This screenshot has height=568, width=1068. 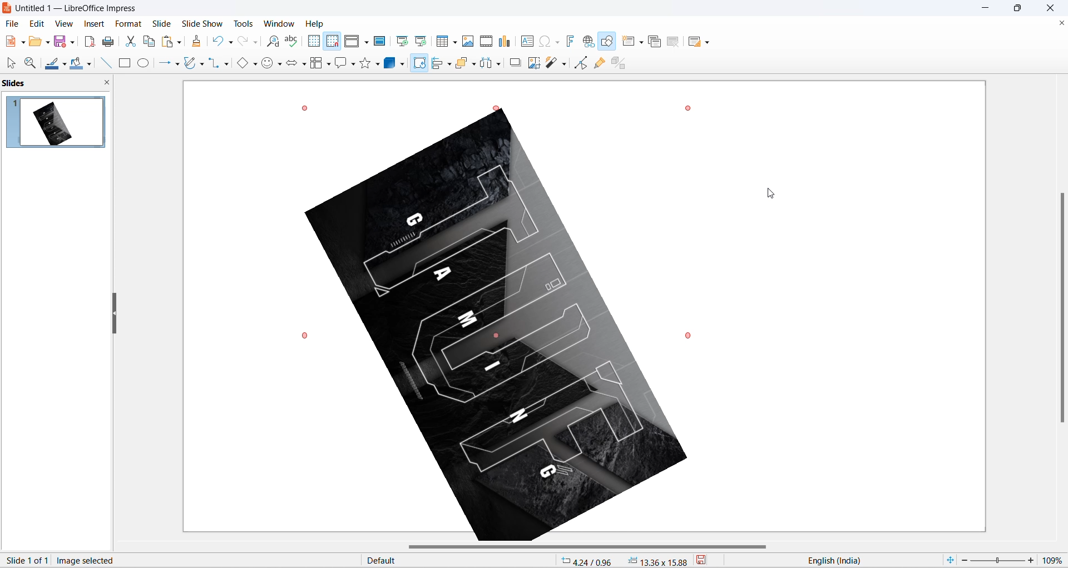 I want to click on curve and polygons, so click(x=191, y=64).